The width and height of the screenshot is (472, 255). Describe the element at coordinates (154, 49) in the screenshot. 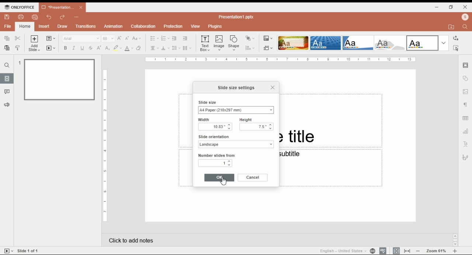

I see `horizontal alignment` at that location.